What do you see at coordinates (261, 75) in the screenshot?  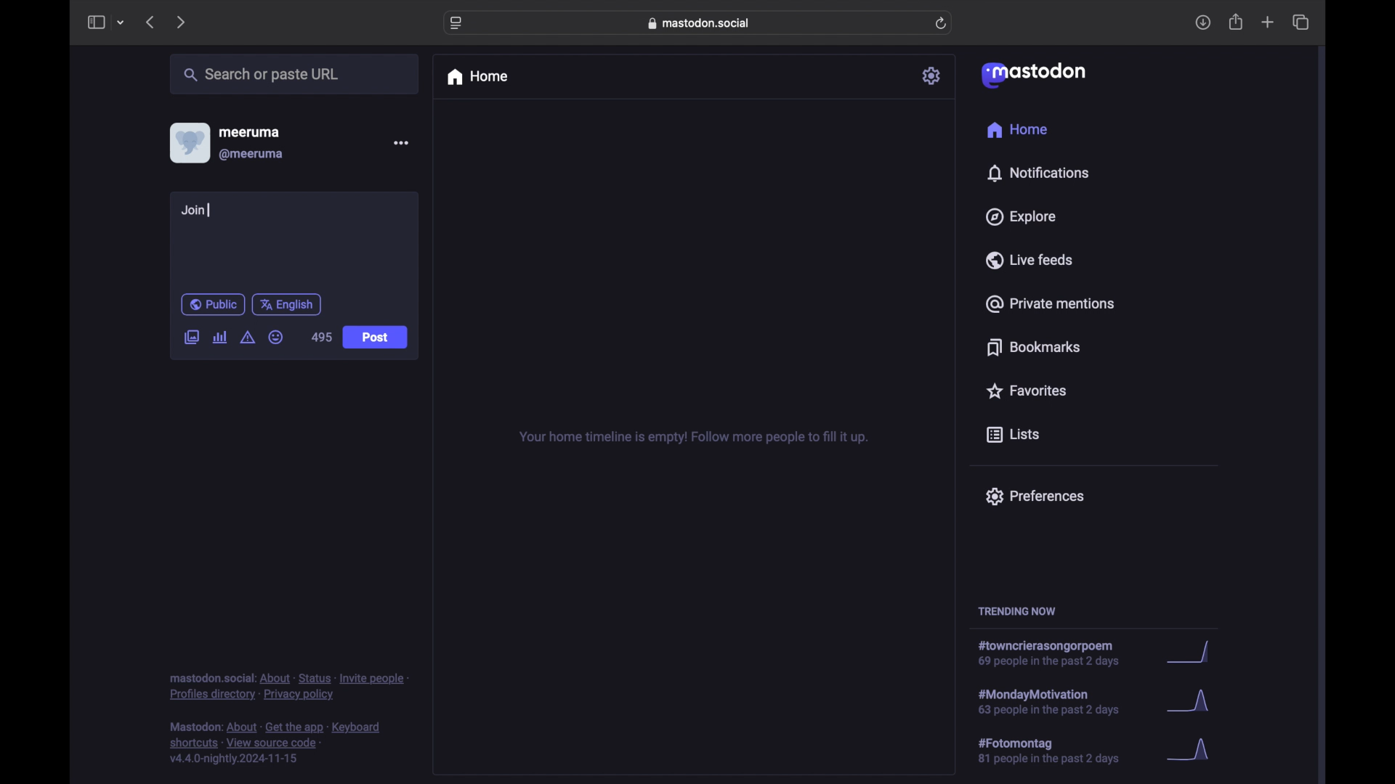 I see `search or paste url` at bounding box center [261, 75].